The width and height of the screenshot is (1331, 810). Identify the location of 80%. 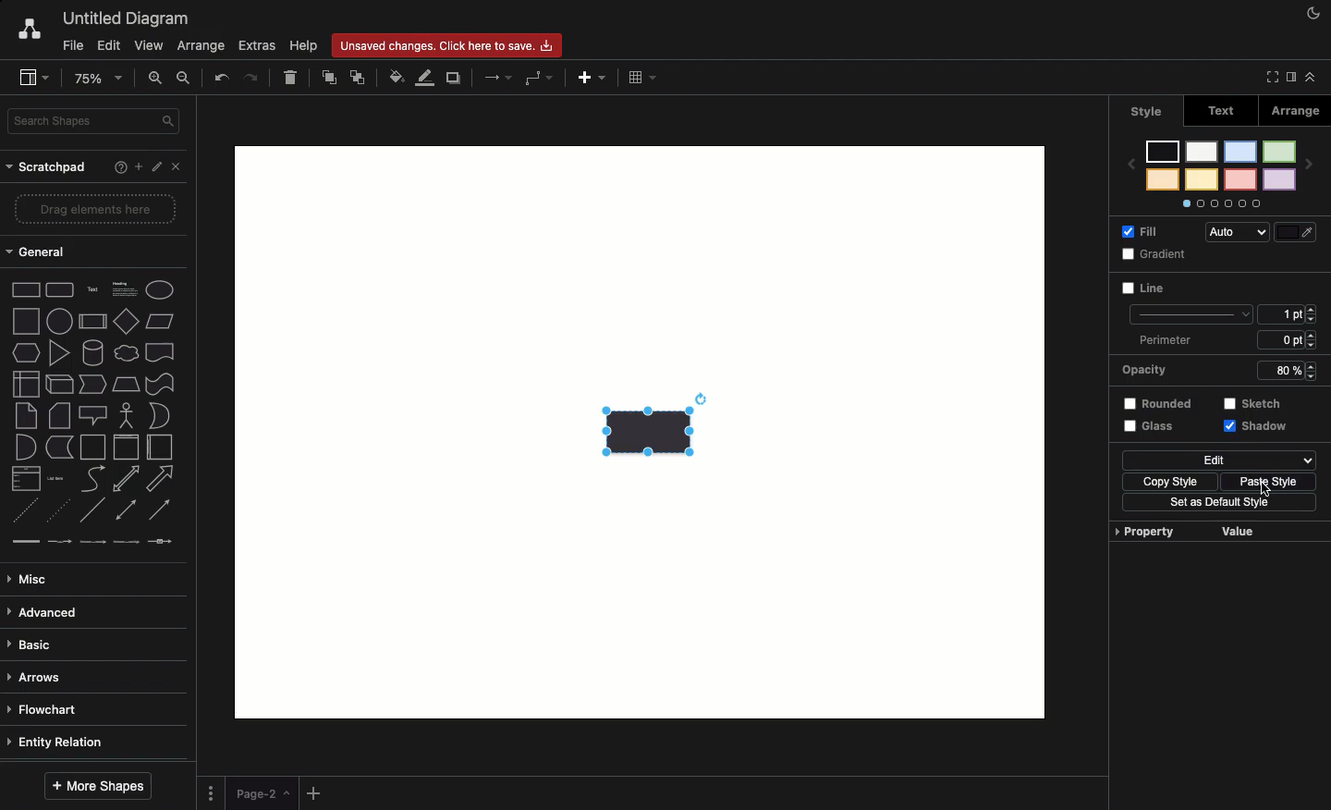
(1281, 372).